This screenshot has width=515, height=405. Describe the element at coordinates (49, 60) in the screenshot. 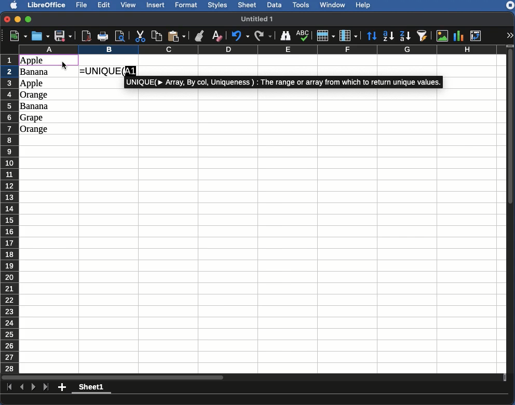

I see `Selected cell` at that location.